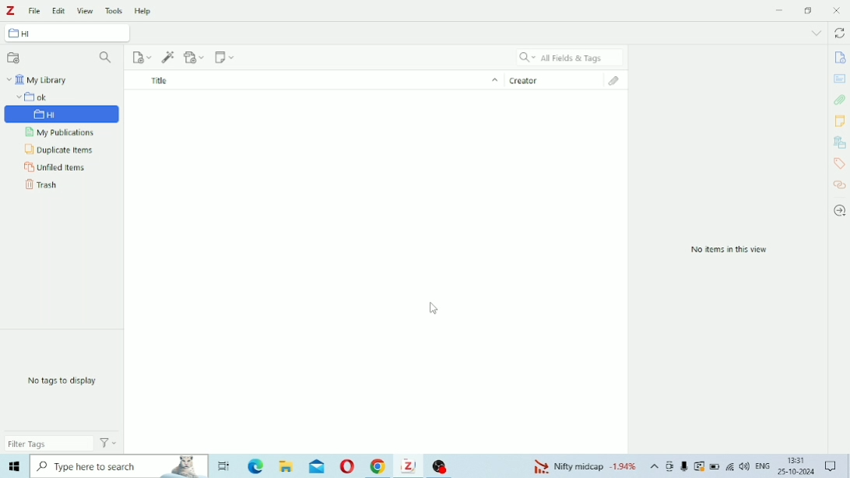  I want to click on ok, so click(62, 97).